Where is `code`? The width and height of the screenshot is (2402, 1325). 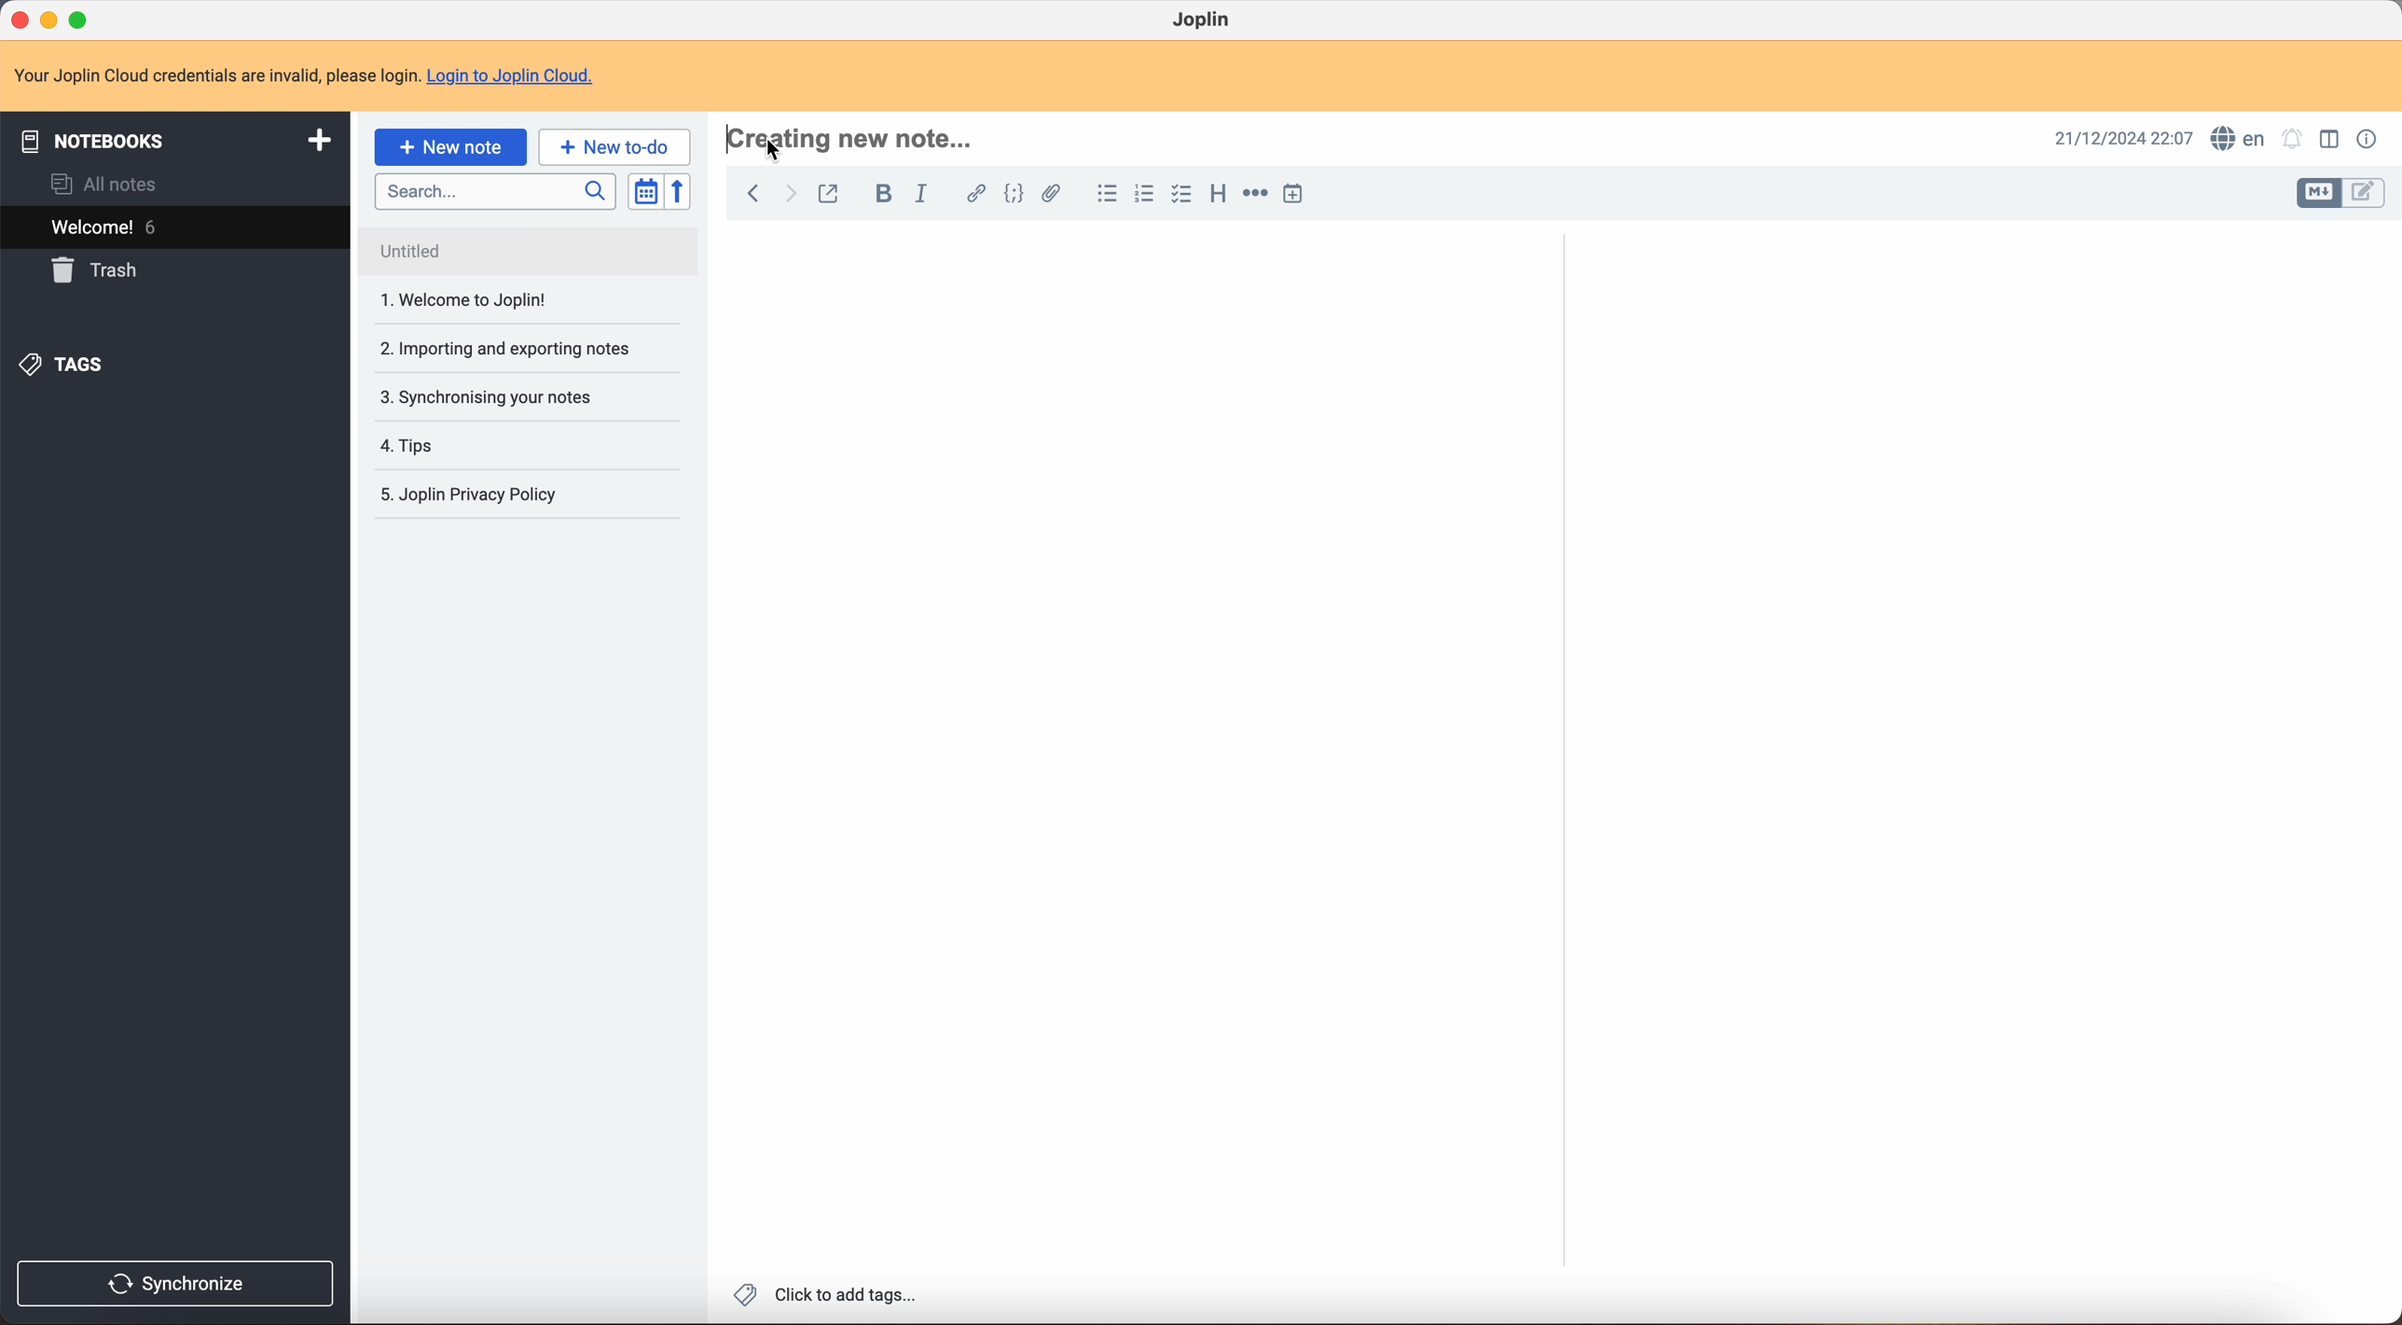
code is located at coordinates (1015, 197).